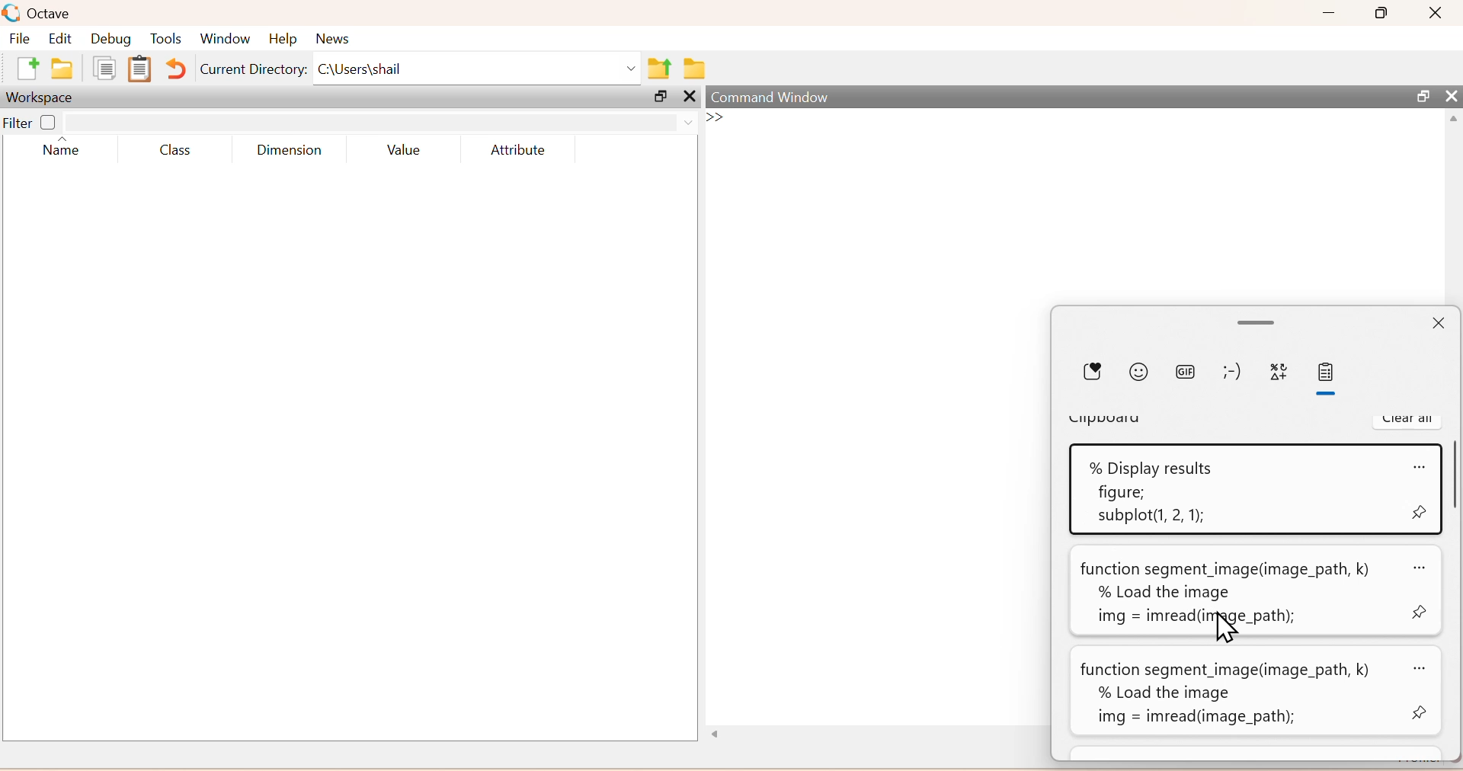 The image size is (1463, 771). I want to click on function segment_image(image_path, k) az% Load the imageimg = imread(image_path); , so click(1260, 693).